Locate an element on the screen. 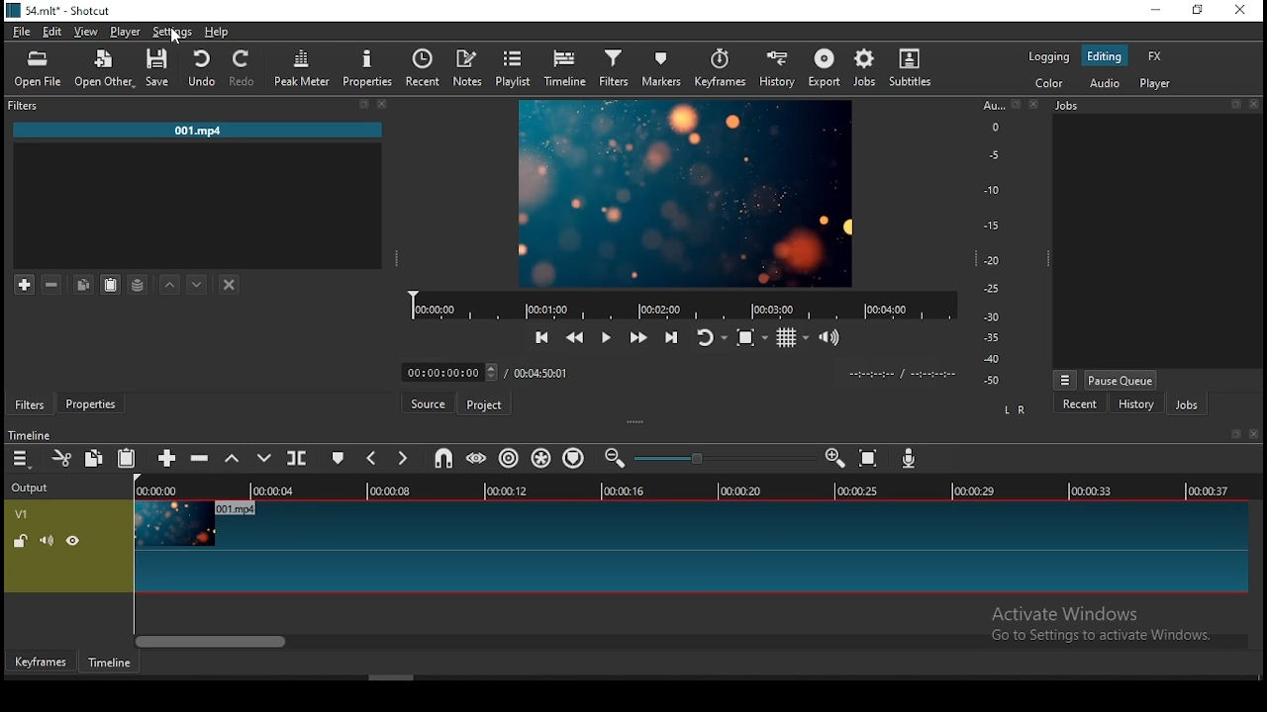 This screenshot has width=1267, height=712. 00:00:37 is located at coordinates (1212, 490).